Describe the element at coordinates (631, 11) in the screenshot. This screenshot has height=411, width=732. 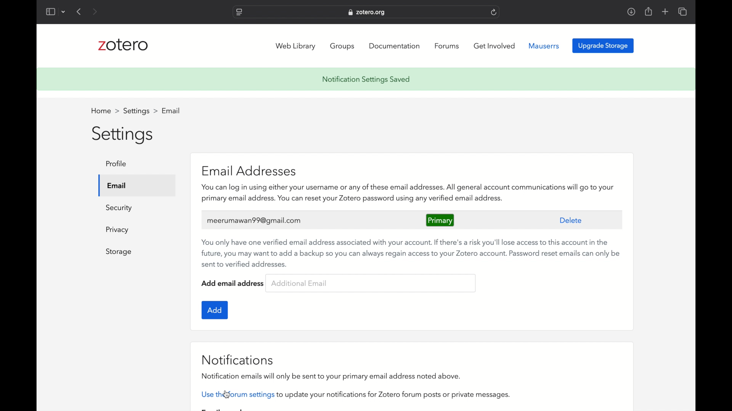
I see `downloads` at that location.